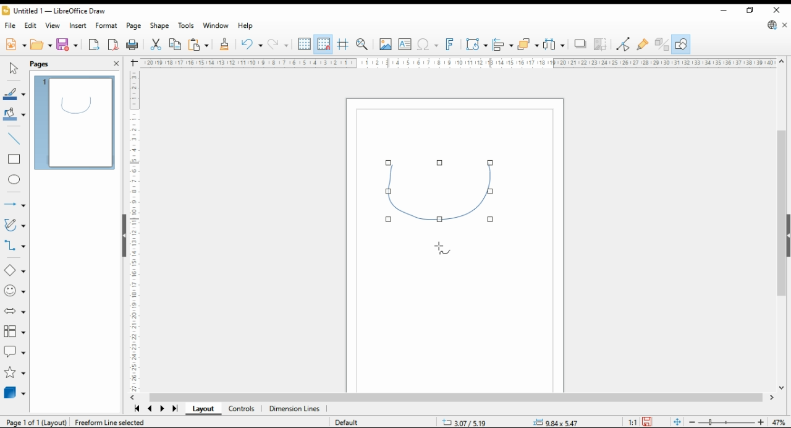 This screenshot has height=428, width=791. What do you see at coordinates (14, 393) in the screenshot?
I see `3D objects` at bounding box center [14, 393].